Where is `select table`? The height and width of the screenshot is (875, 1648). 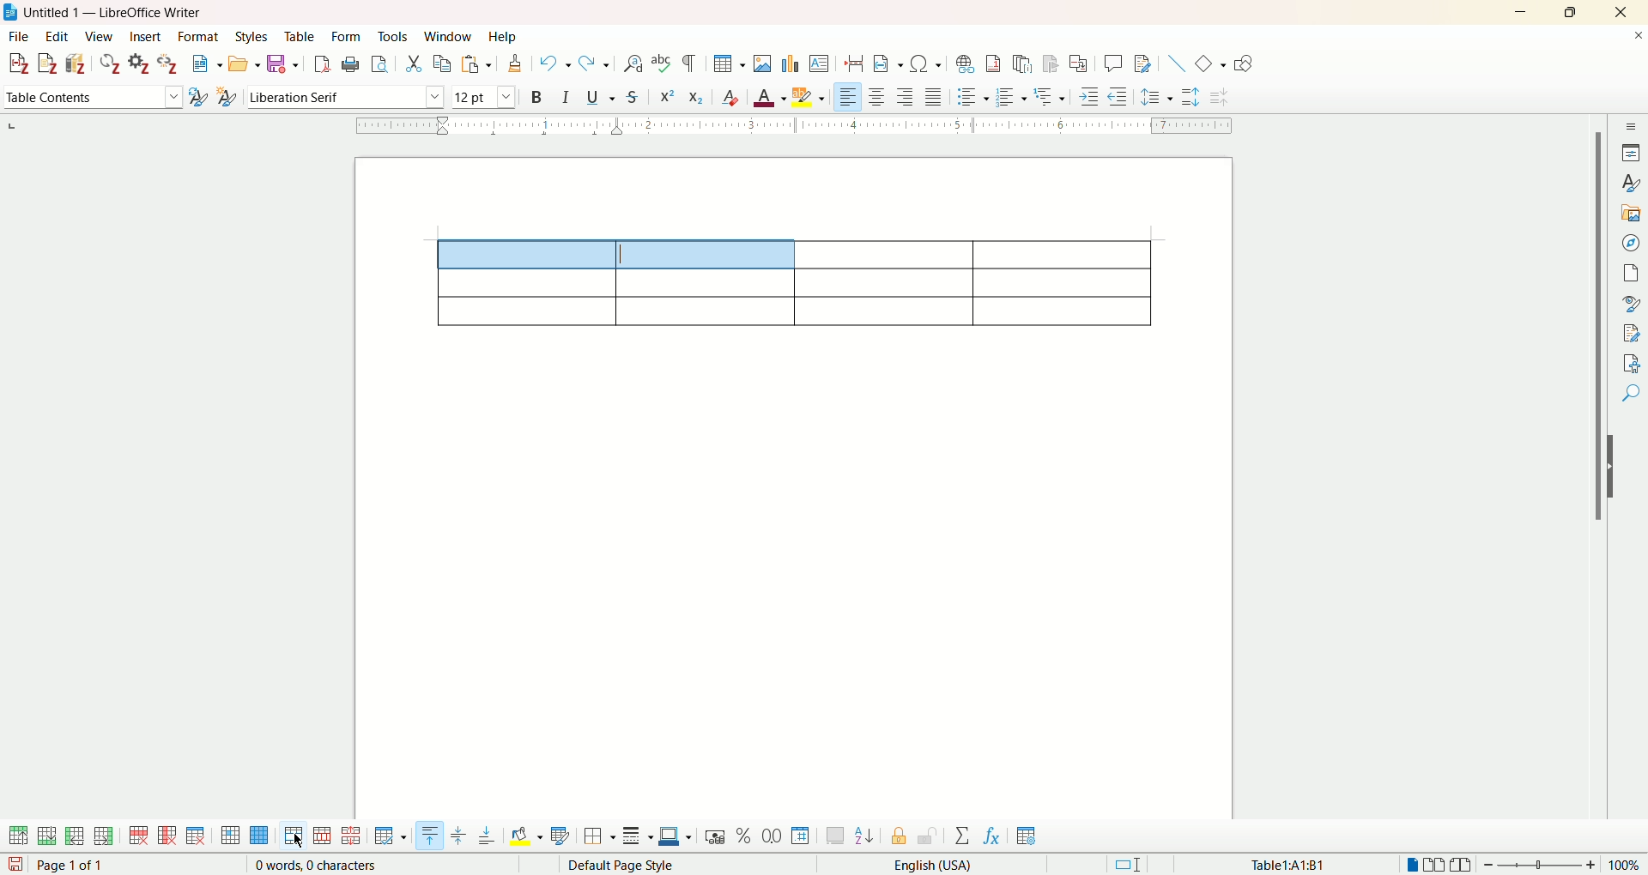 select table is located at coordinates (258, 832).